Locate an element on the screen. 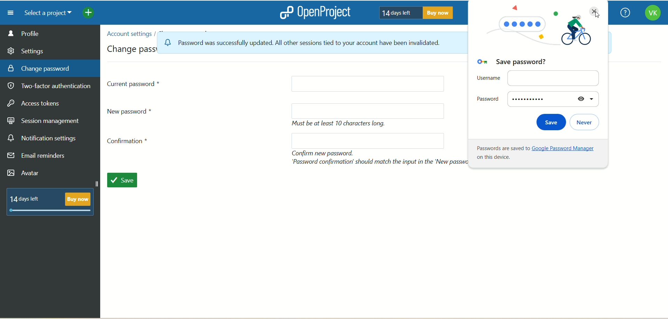 The height and width of the screenshot is (319, 668). close is located at coordinates (594, 11).